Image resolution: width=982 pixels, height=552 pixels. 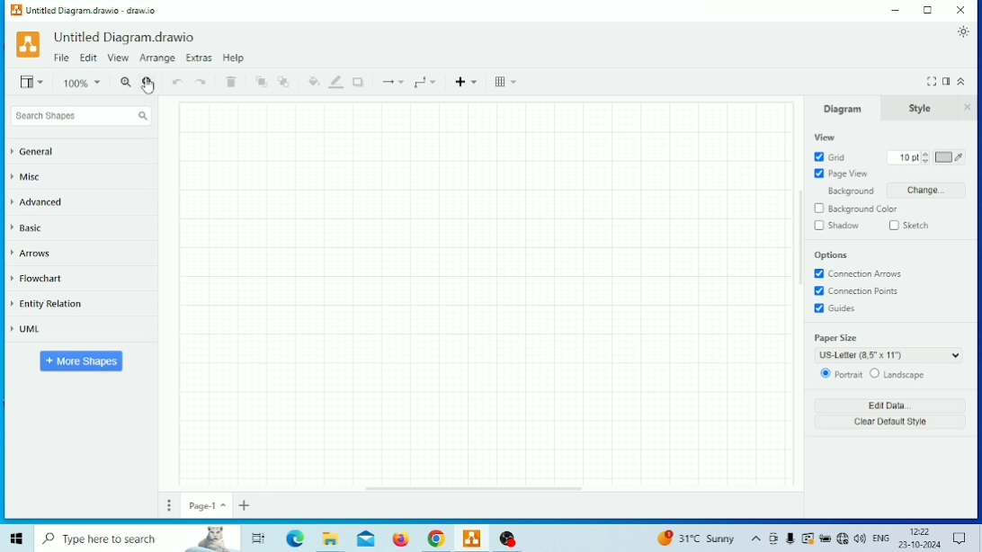 I want to click on File, so click(x=61, y=58).